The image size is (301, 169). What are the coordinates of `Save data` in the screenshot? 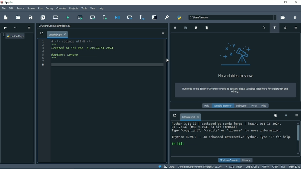 It's located at (187, 28).